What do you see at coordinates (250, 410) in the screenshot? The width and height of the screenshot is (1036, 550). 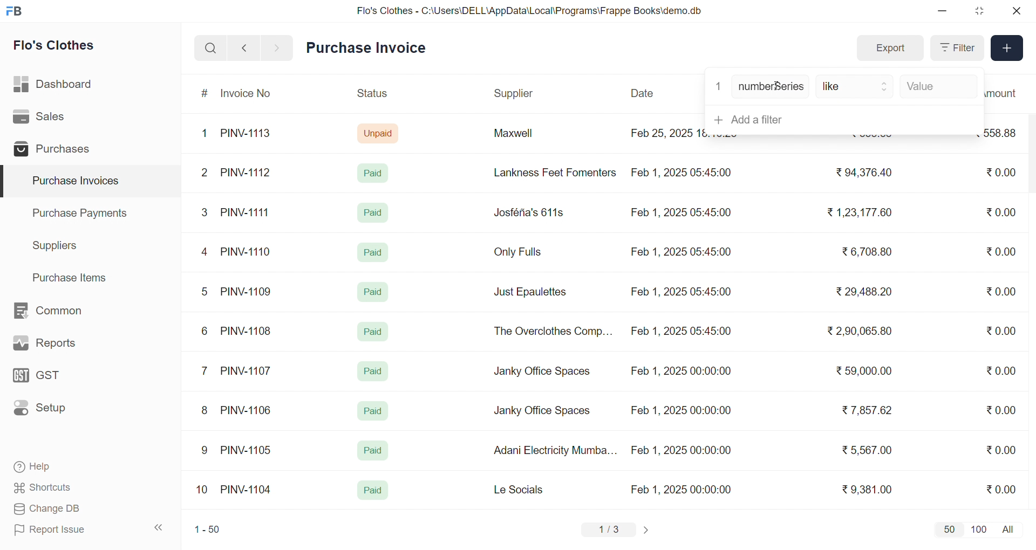 I see `PINV-1106` at bounding box center [250, 410].